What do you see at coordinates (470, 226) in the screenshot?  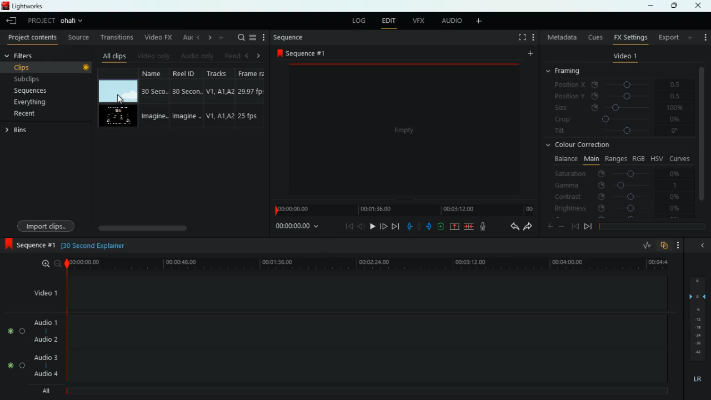 I see `join` at bounding box center [470, 226].